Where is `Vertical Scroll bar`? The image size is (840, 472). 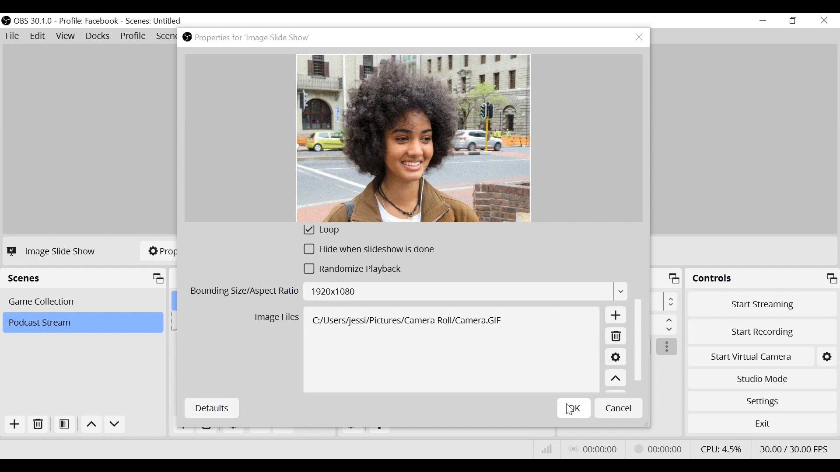 Vertical Scroll bar is located at coordinates (640, 338).